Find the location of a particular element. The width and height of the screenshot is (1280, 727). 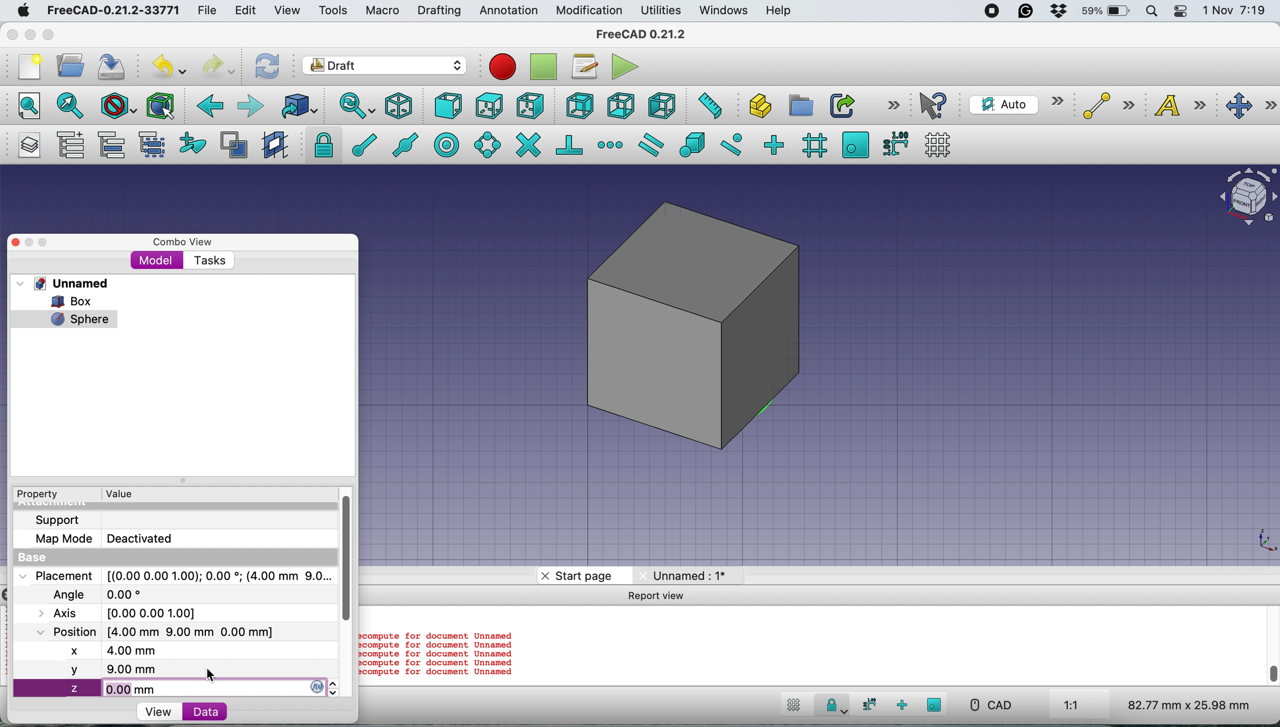

edit is located at coordinates (247, 11).